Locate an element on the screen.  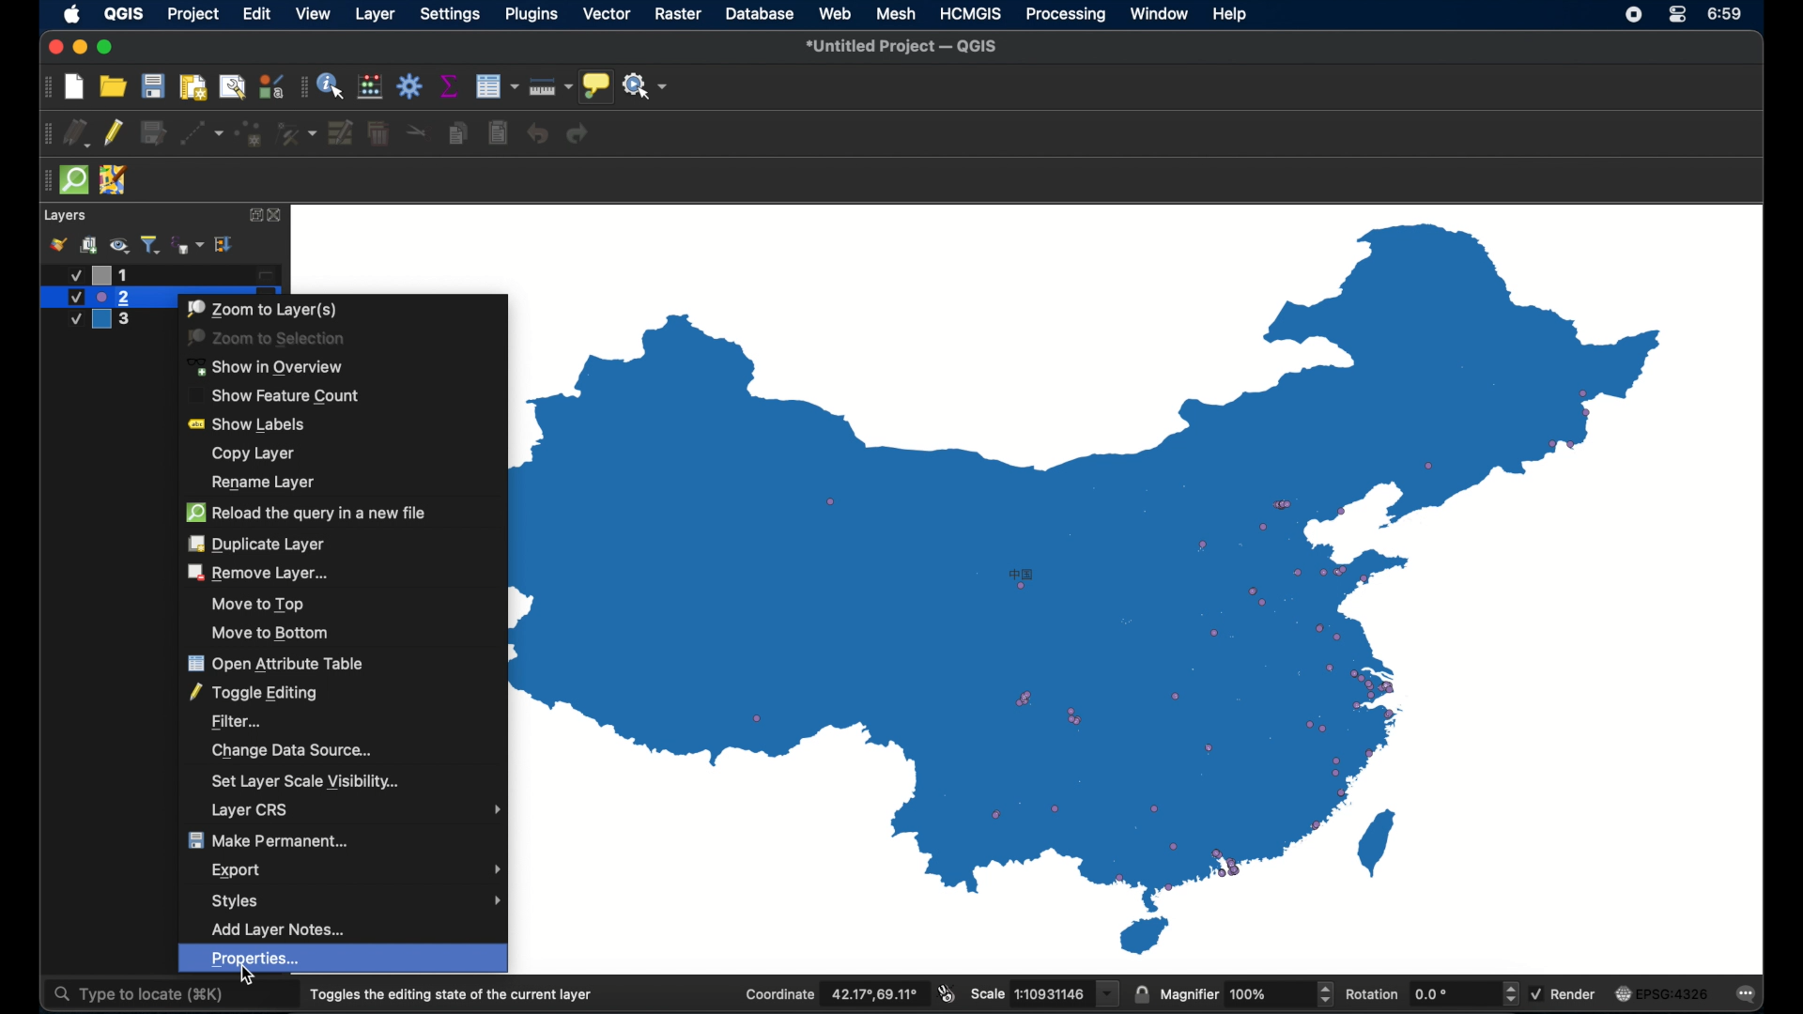
project is located at coordinates (192, 14).